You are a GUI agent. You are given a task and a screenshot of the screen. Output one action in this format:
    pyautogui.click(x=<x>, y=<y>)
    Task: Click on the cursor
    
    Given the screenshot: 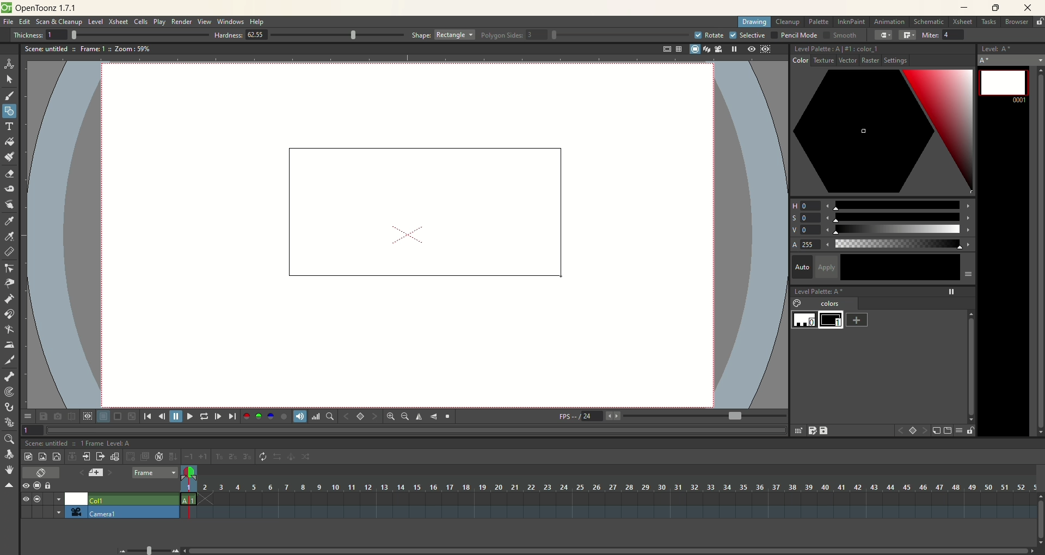 What is the action you would take?
    pyautogui.click(x=564, y=276)
    